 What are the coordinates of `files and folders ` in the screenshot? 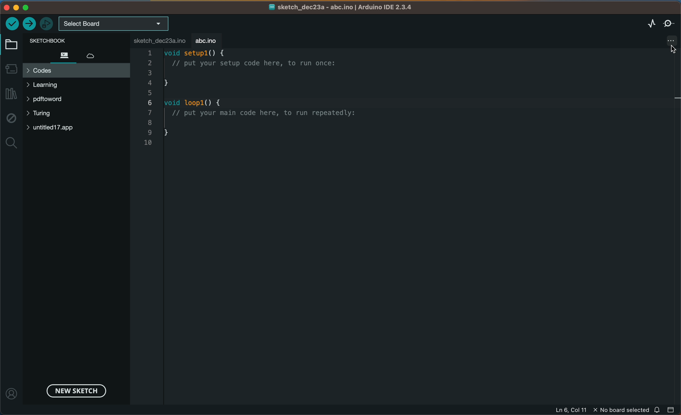 It's located at (76, 107).